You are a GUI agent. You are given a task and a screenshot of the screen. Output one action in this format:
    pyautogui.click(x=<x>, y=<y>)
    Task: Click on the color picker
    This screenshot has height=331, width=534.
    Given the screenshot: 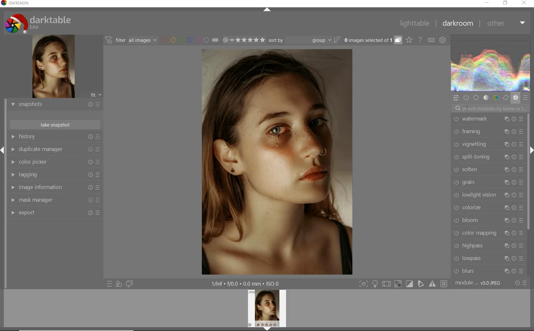 What is the action you would take?
    pyautogui.click(x=55, y=162)
    